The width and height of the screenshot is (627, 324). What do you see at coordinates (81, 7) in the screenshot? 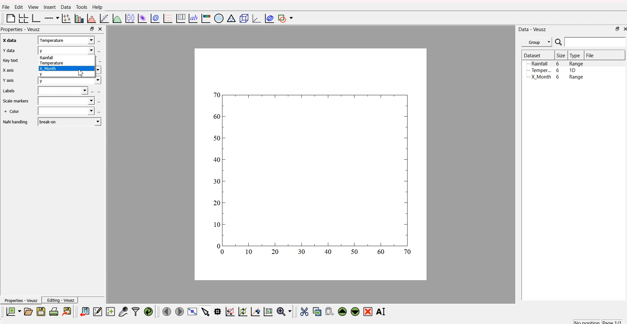
I see `Tools` at bounding box center [81, 7].